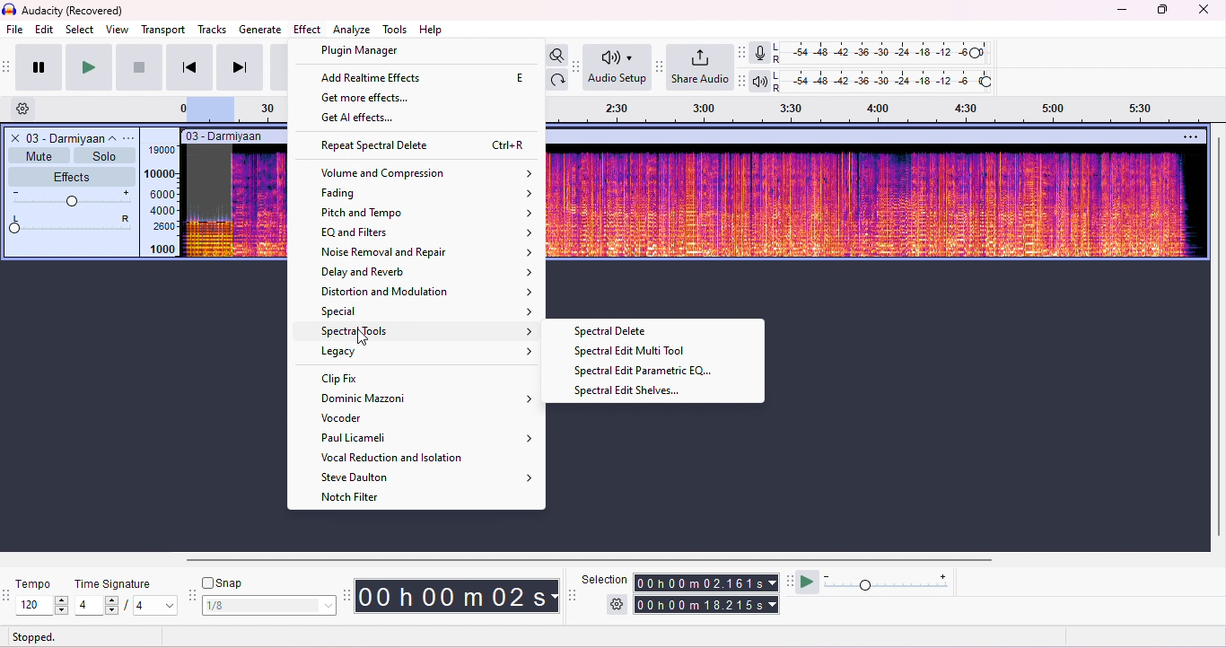 The width and height of the screenshot is (1226, 648). Describe the element at coordinates (1161, 12) in the screenshot. I see `maximize` at that location.